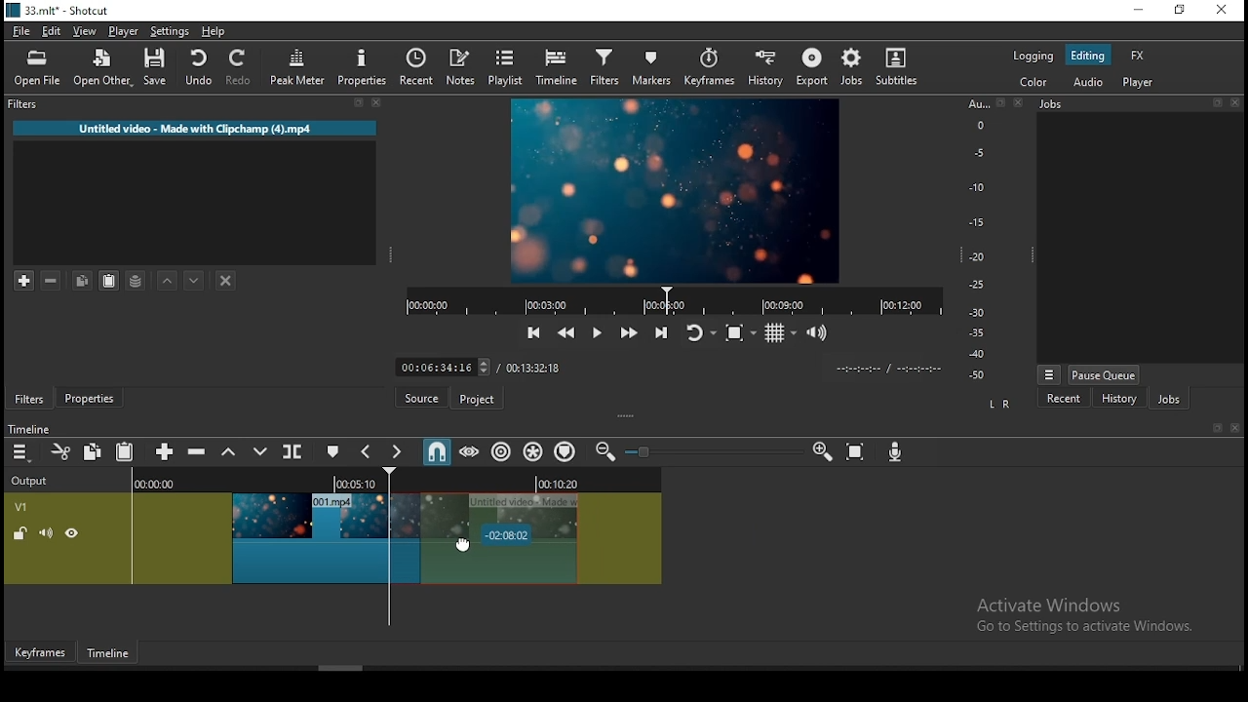  I want to click on split at playhead, so click(294, 453).